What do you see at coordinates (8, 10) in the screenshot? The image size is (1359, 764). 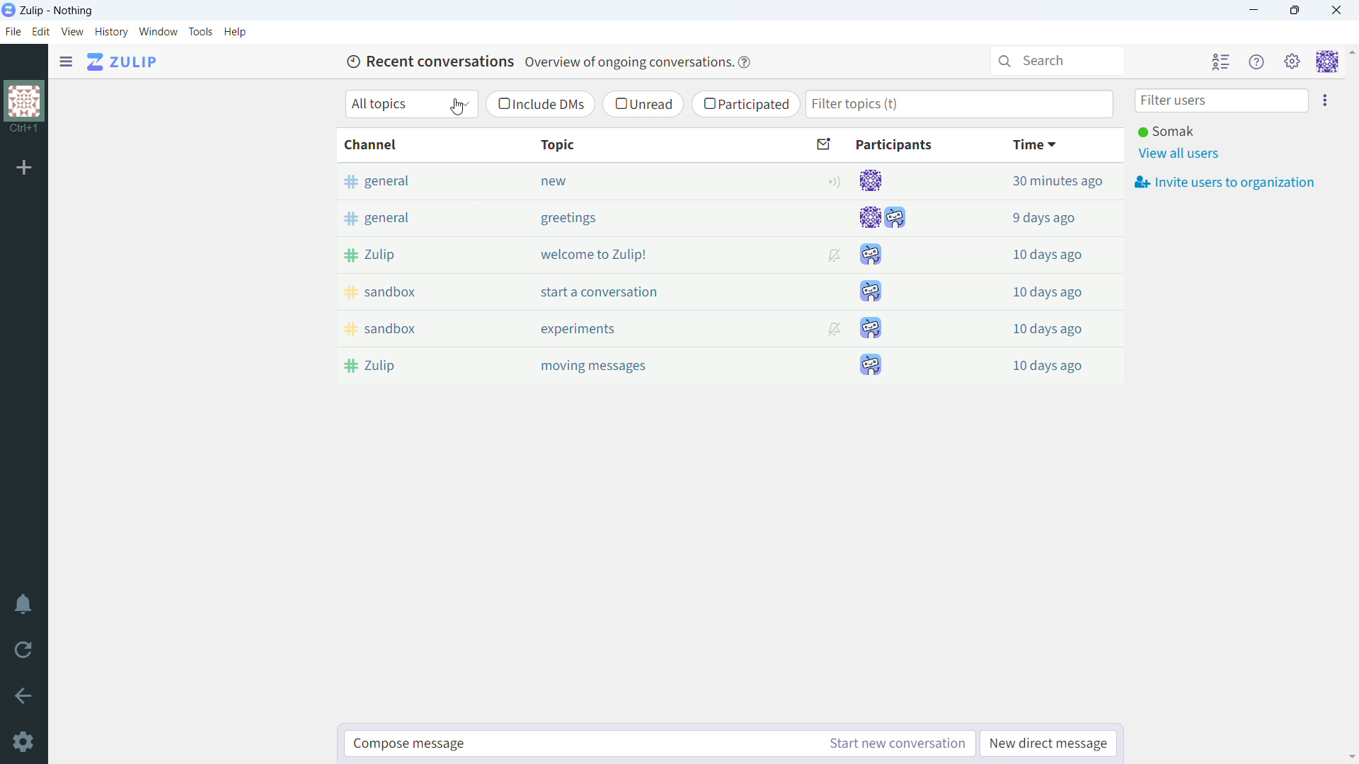 I see `logo` at bounding box center [8, 10].